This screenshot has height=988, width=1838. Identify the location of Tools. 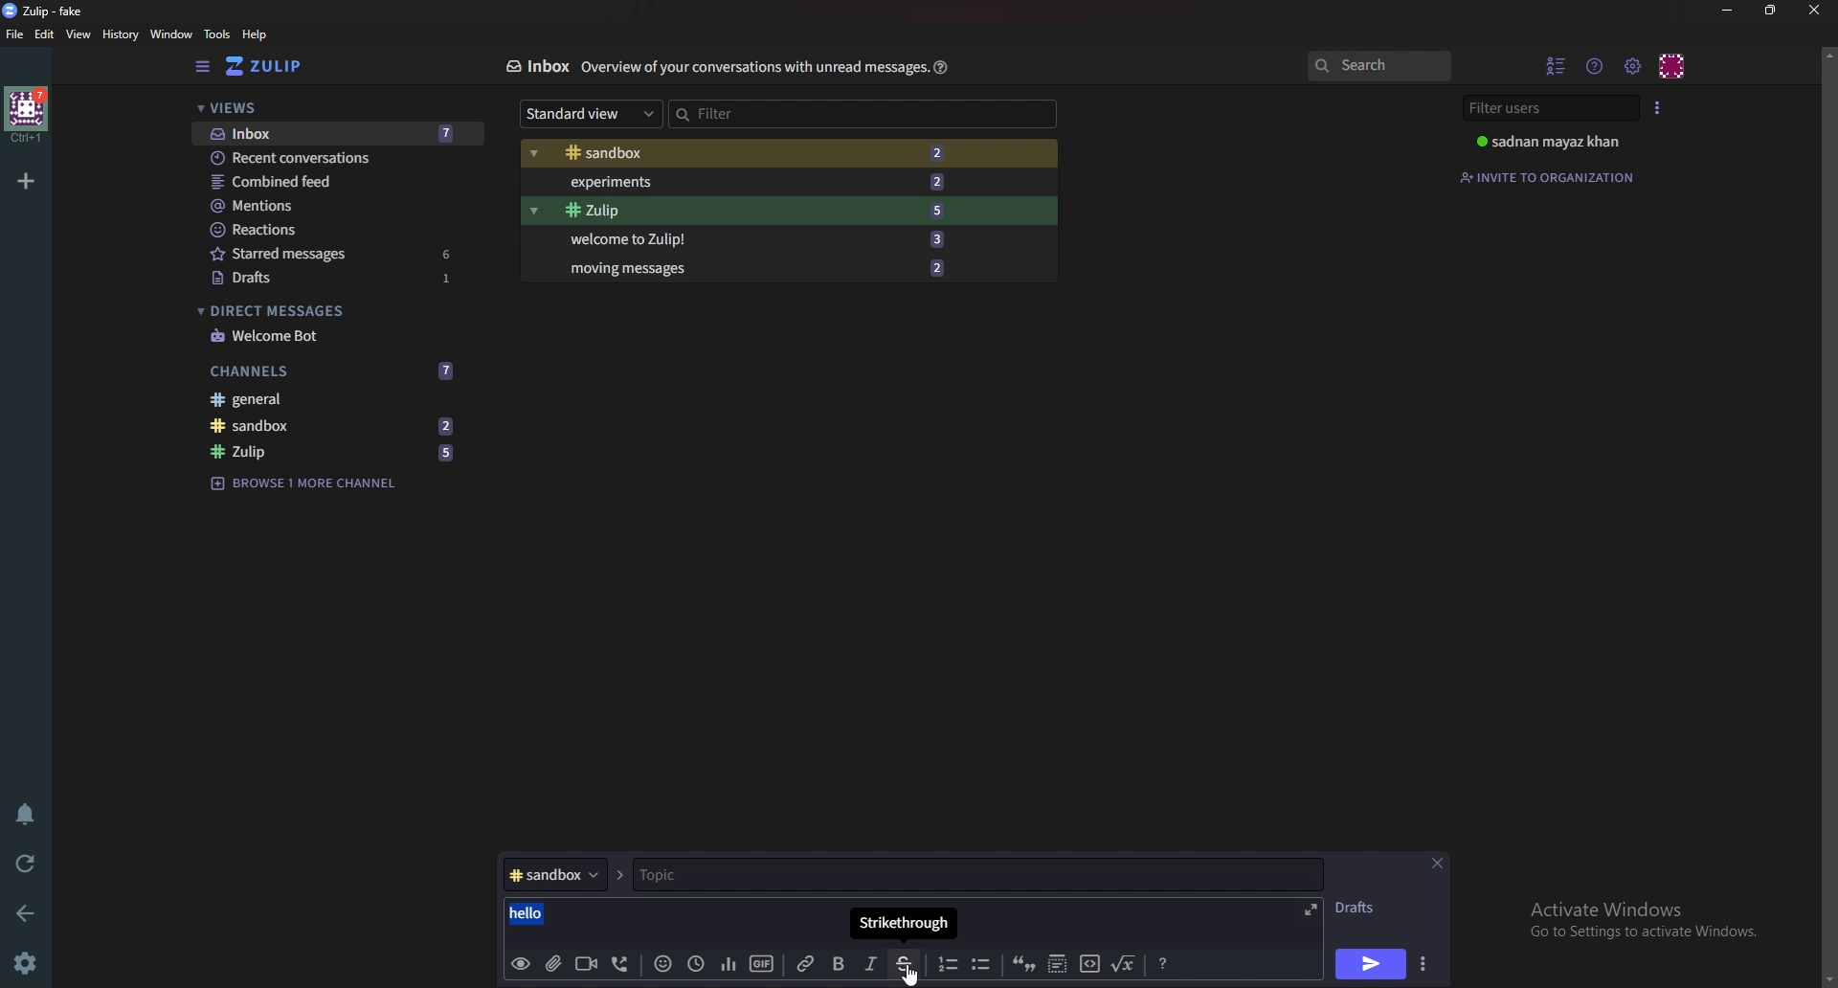
(217, 34).